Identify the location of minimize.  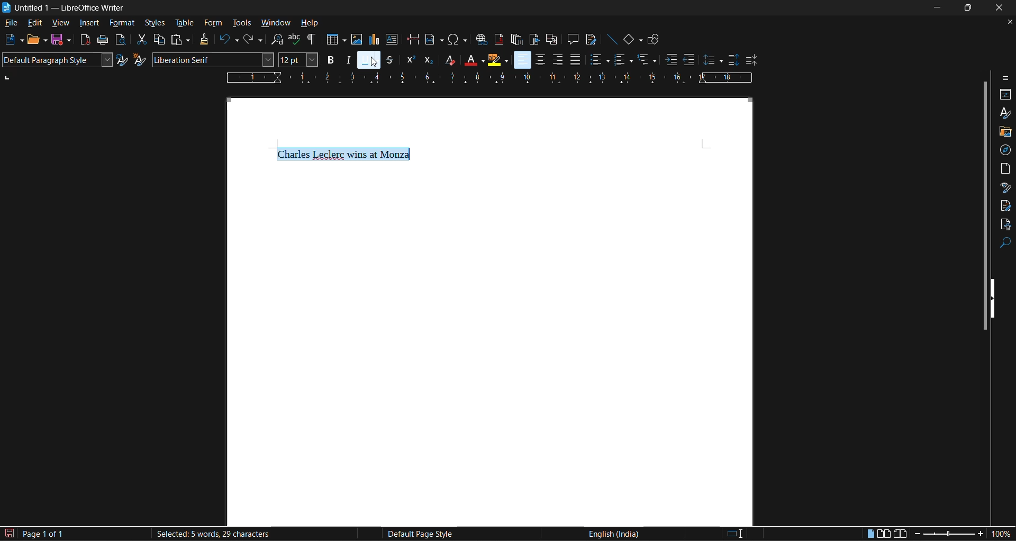
(939, 6).